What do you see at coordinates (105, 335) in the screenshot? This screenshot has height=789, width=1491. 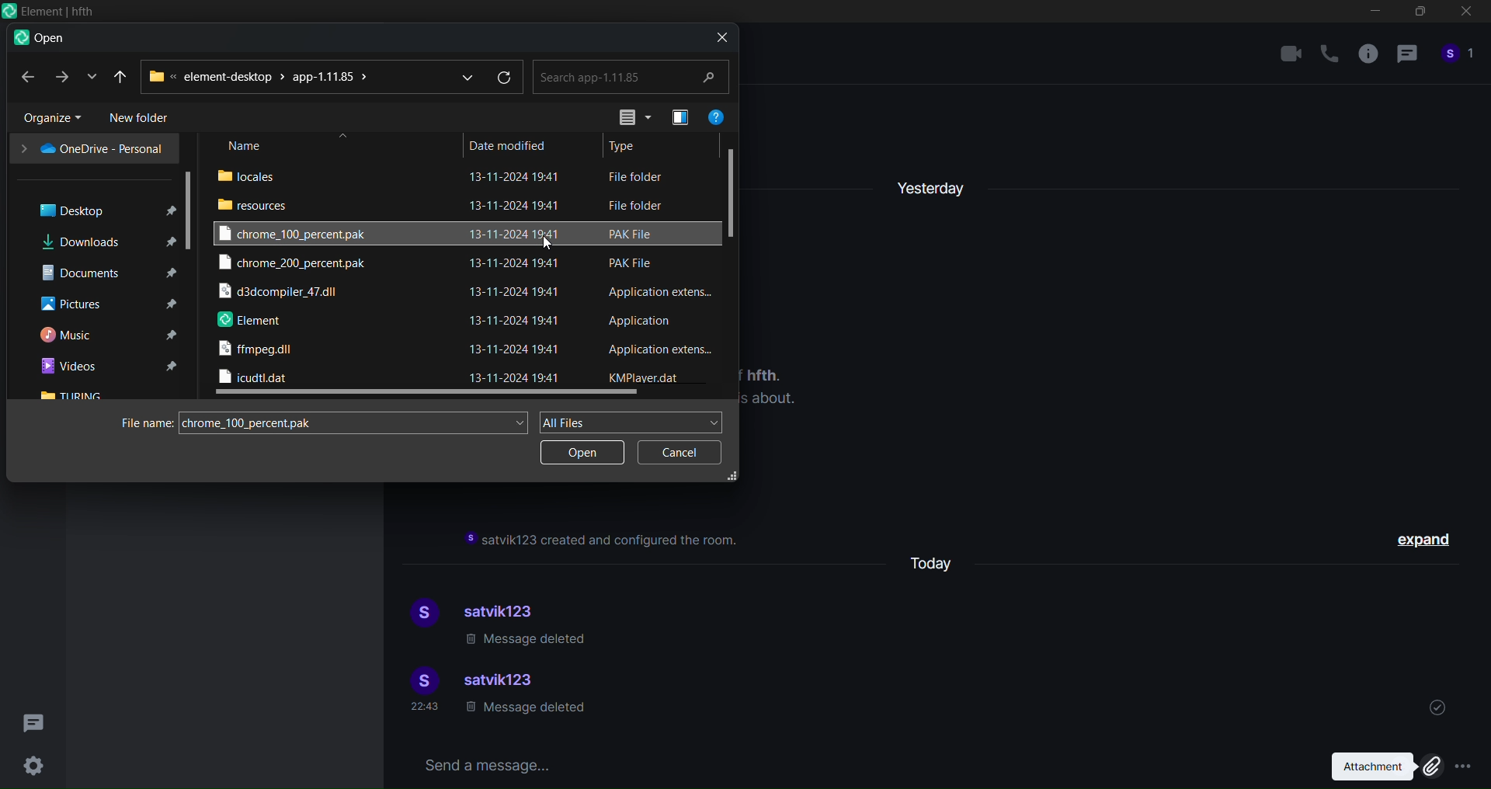 I see `music` at bounding box center [105, 335].